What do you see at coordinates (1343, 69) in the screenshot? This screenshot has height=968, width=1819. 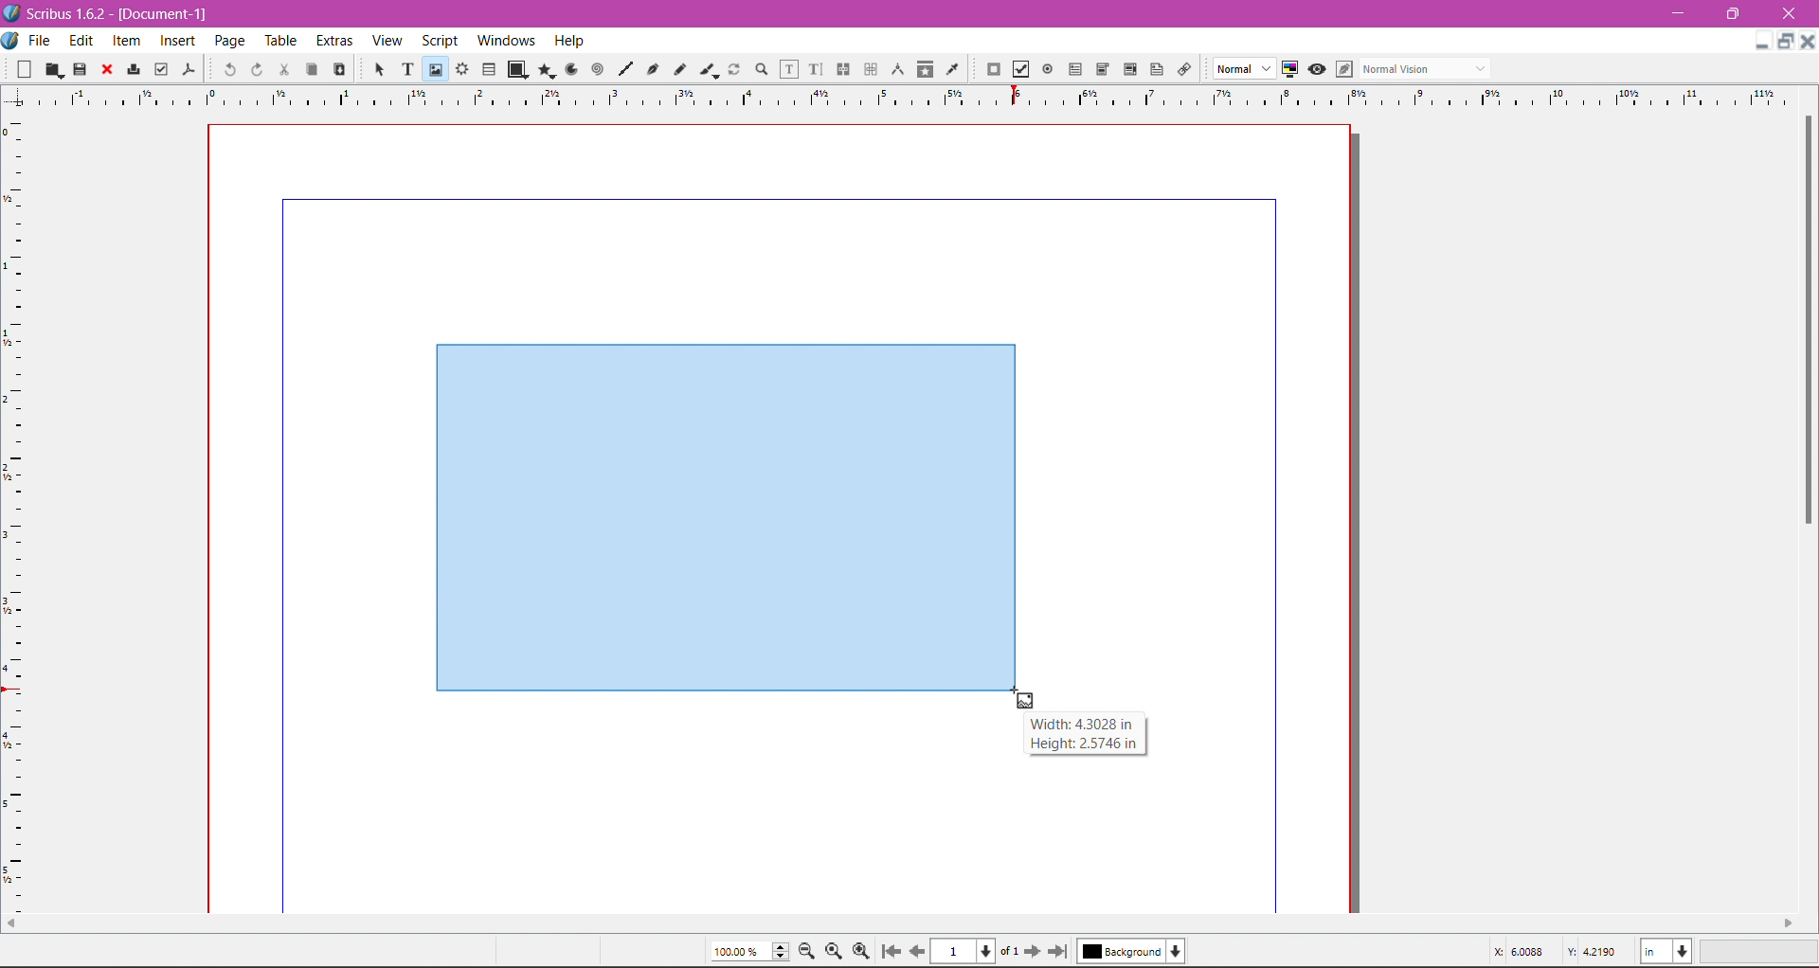 I see `Edit in Preview Mode` at bounding box center [1343, 69].